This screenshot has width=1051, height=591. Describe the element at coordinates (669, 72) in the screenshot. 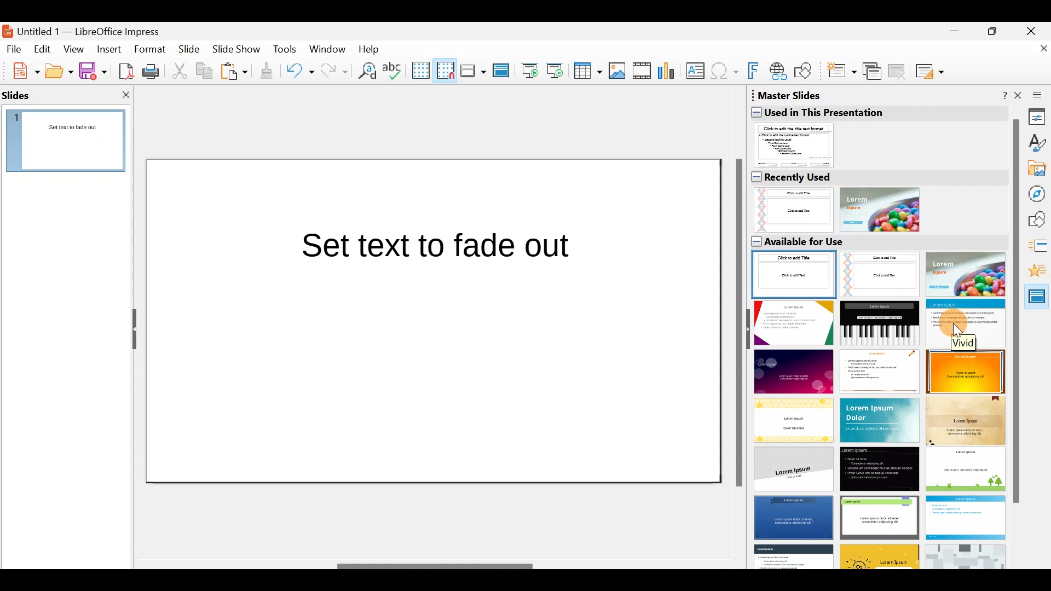

I see `Insert chart` at that location.